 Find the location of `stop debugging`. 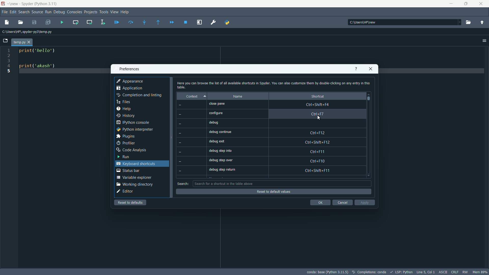

stop debugging is located at coordinates (185, 22).